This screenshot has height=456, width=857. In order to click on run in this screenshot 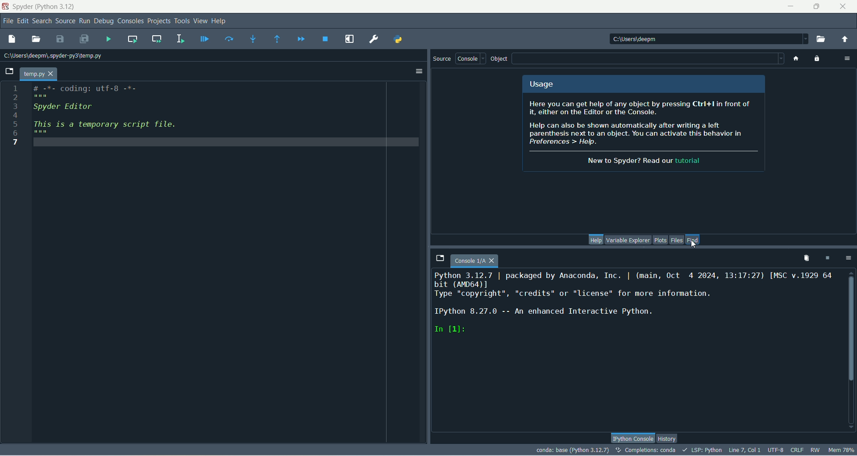, I will do `click(85, 21)`.